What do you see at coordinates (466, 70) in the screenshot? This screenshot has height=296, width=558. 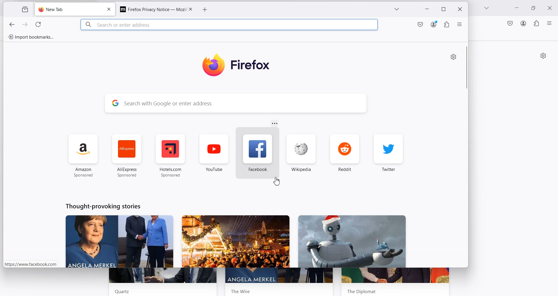 I see `Horizontal scroll bar` at bounding box center [466, 70].